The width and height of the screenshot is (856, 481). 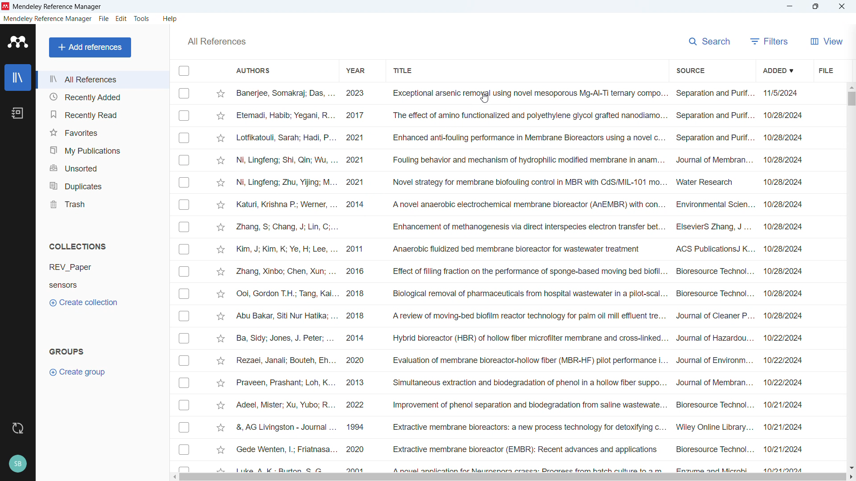 I want to click on click to starmark individual entries, so click(x=221, y=139).